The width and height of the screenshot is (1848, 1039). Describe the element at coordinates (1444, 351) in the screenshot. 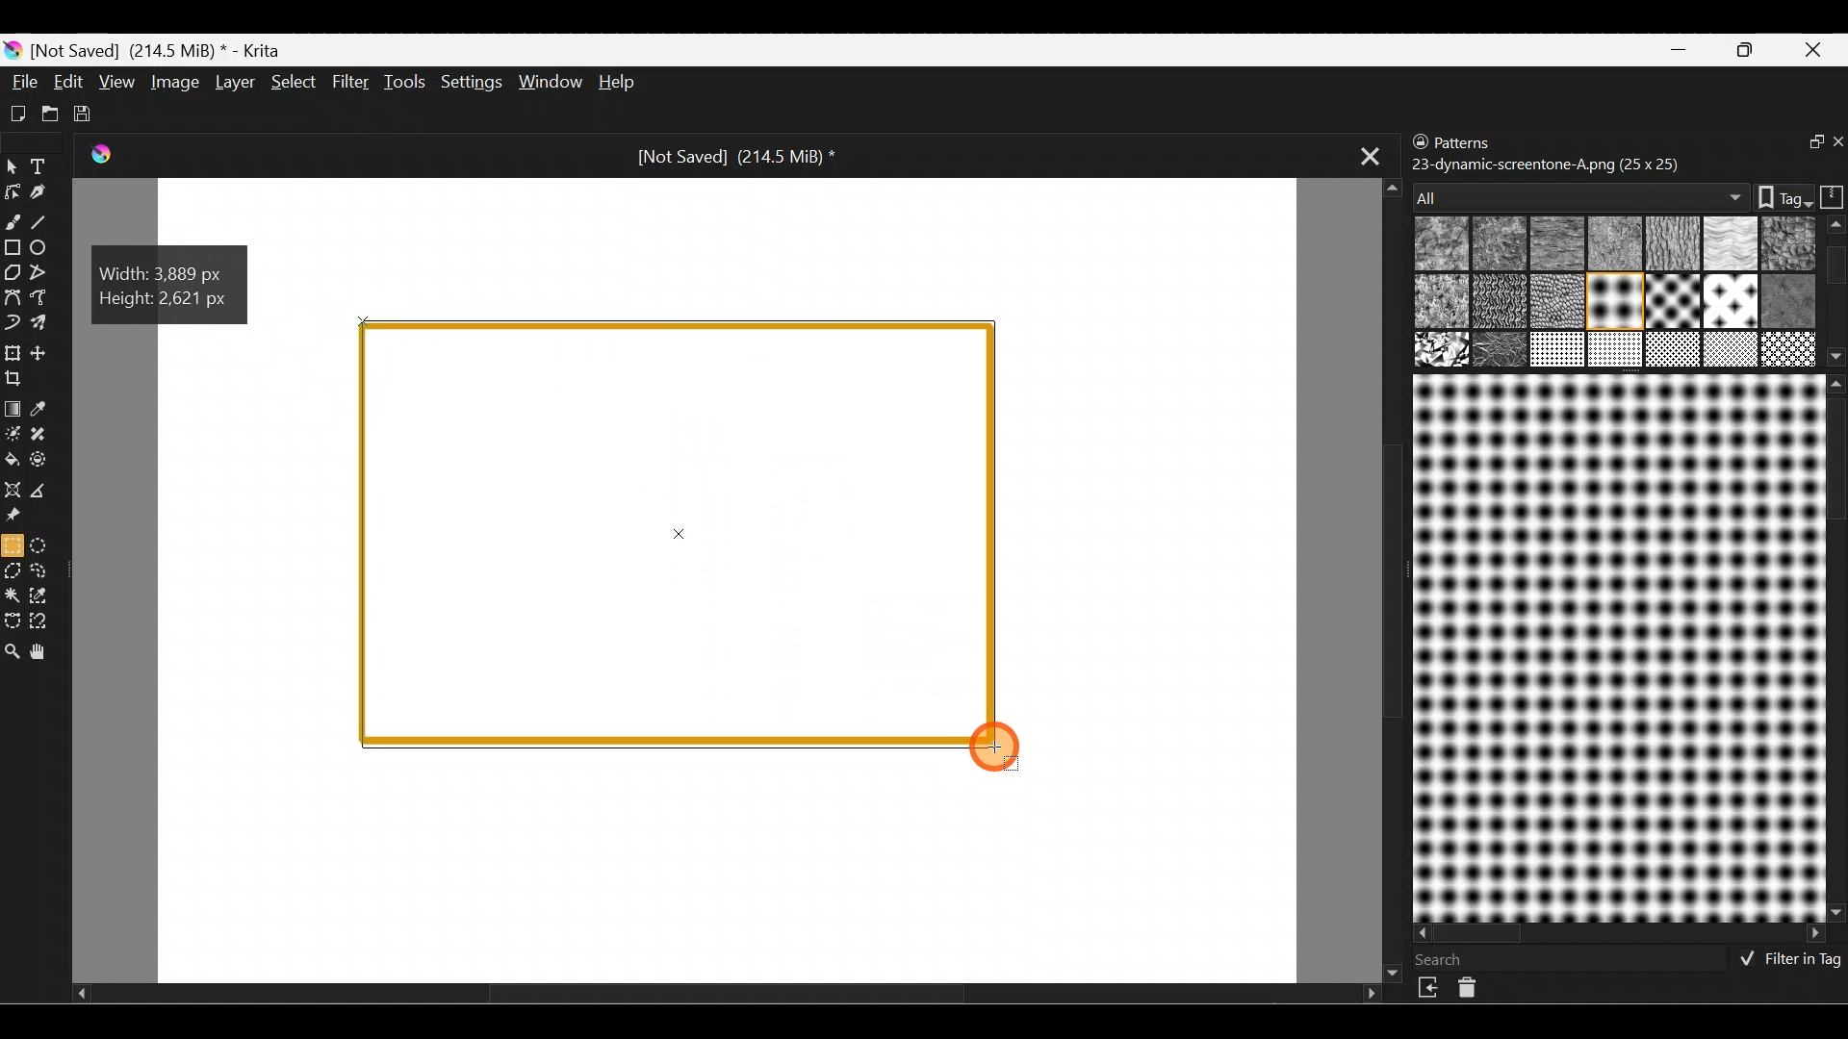

I see `14 Texture_rock.png` at that location.